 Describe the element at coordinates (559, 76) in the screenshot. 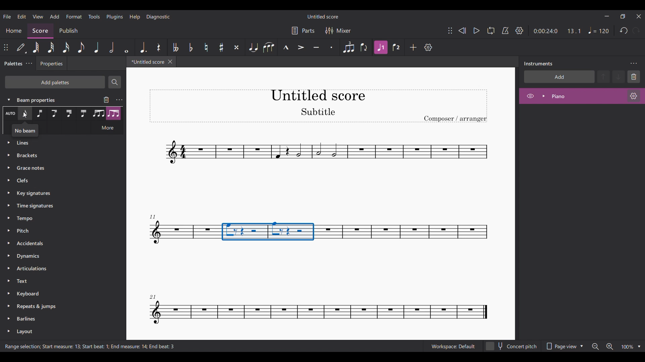

I see `Add instrument` at that location.